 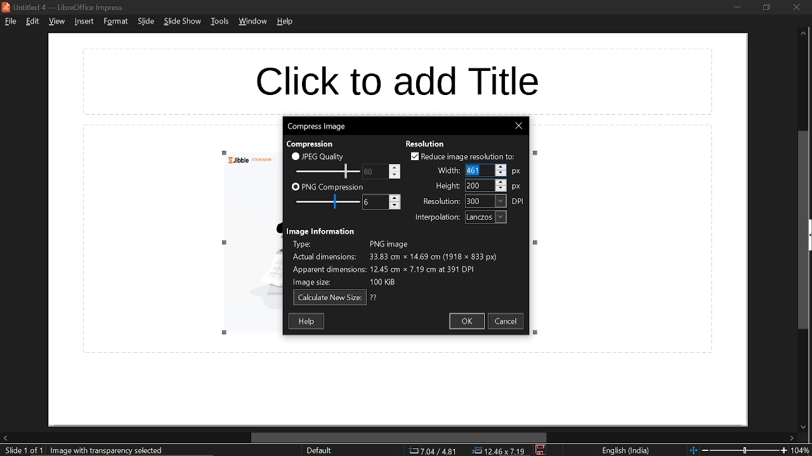 What do you see at coordinates (395, 206) in the screenshot?
I see `Decrease ` at bounding box center [395, 206].